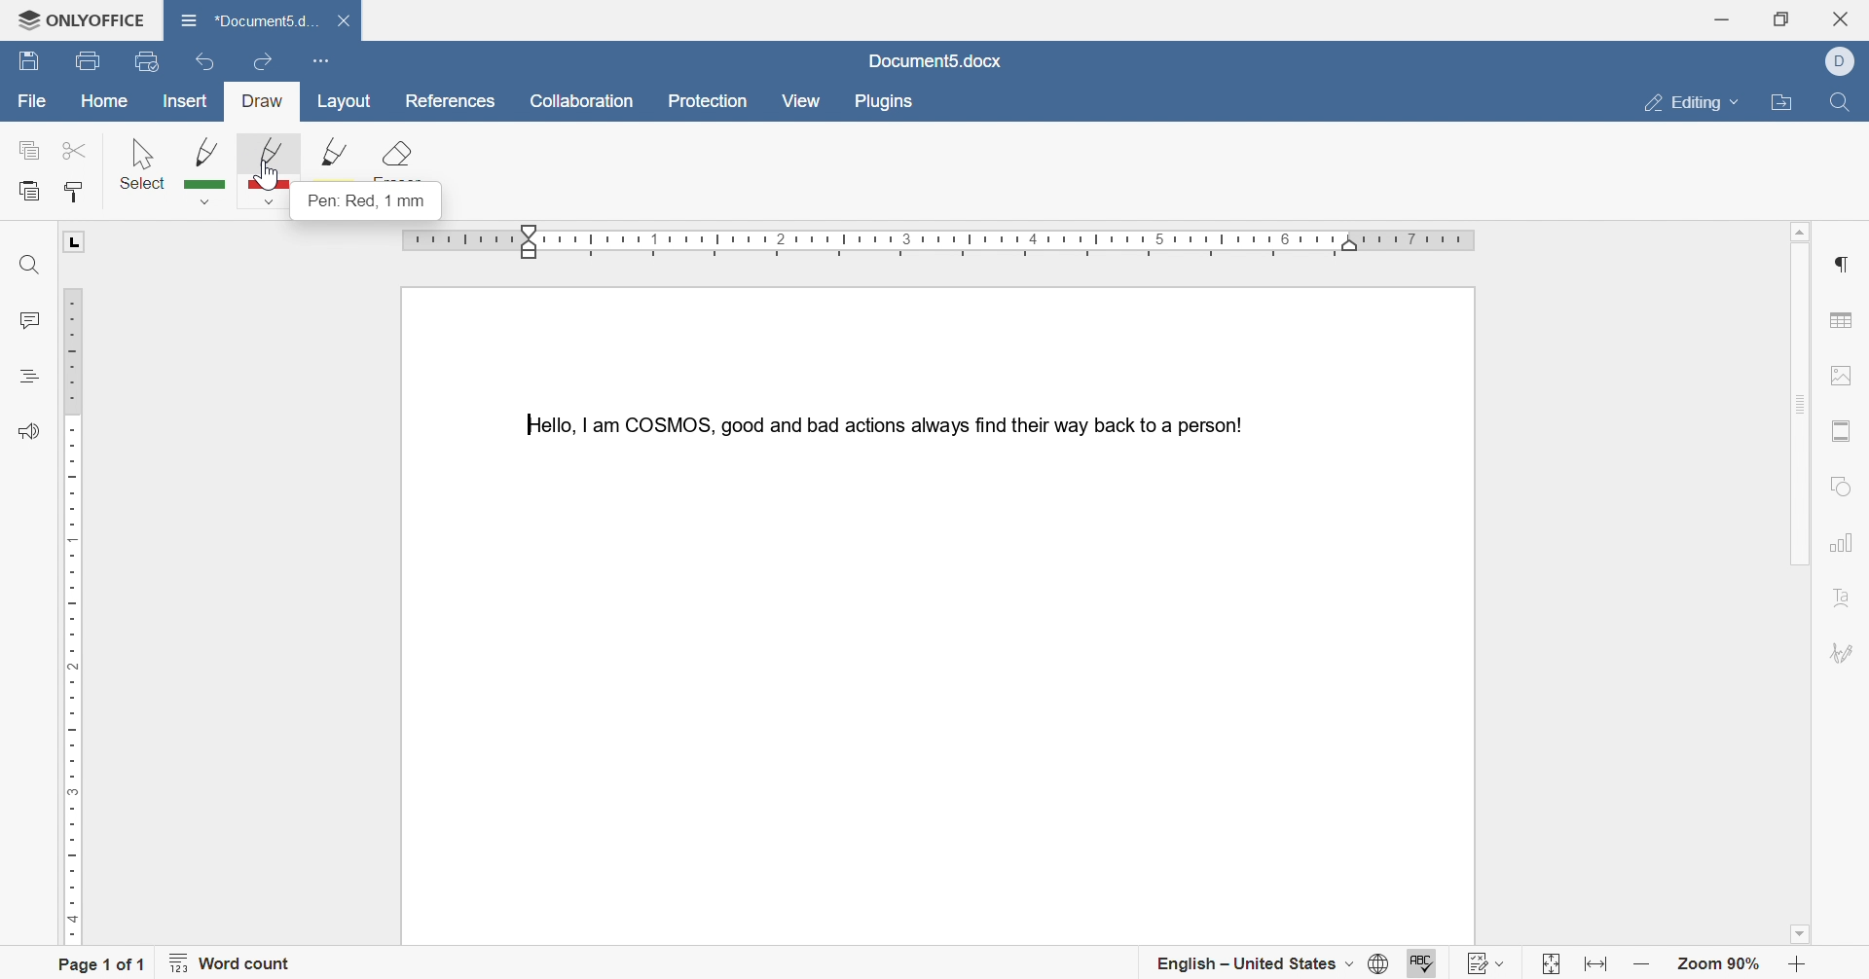  What do you see at coordinates (102, 962) in the screenshot?
I see `page 1 of 1` at bounding box center [102, 962].